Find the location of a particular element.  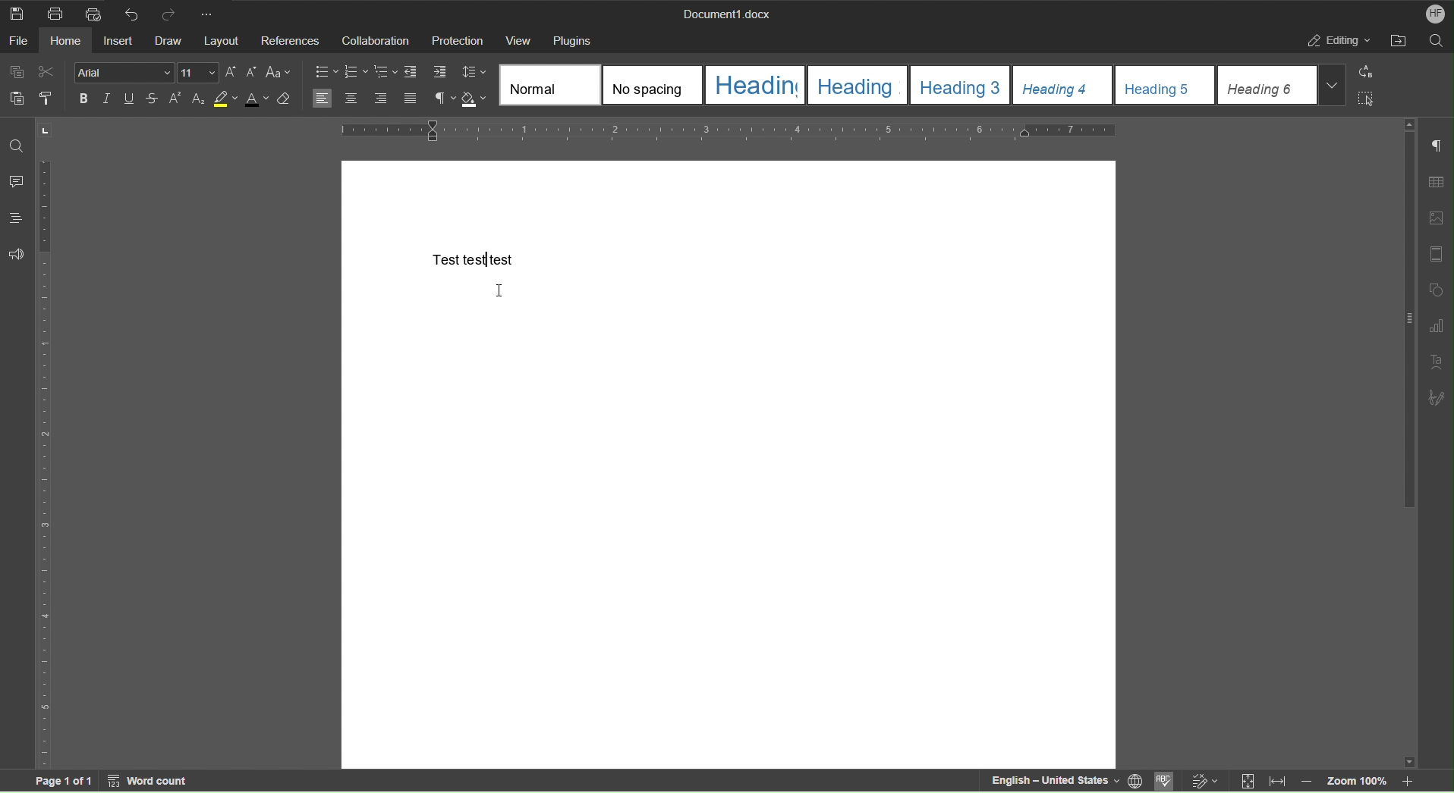

Font Case Options is located at coordinates (279, 73).